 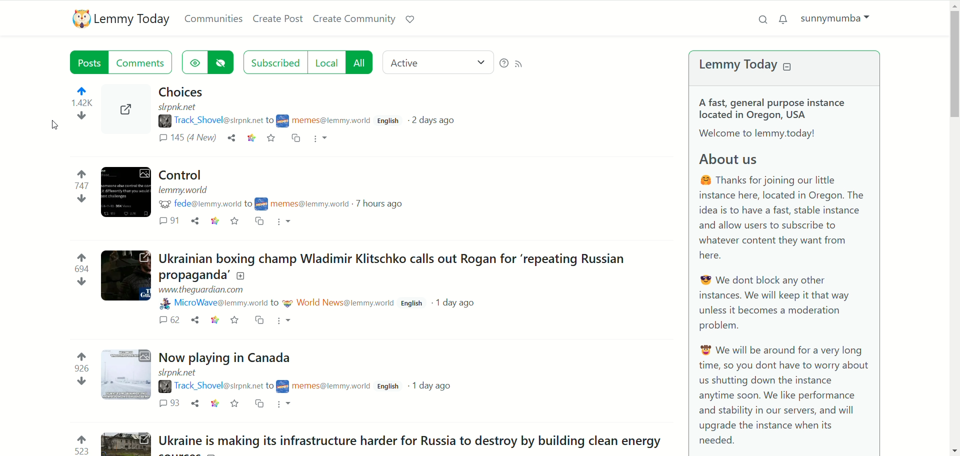 I want to click on lemmy today, so click(x=133, y=20).